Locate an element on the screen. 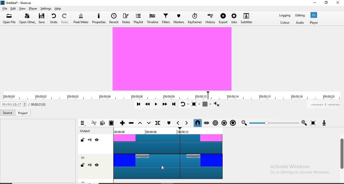 The image size is (344, 184). Mute is located at coordinates (90, 165).